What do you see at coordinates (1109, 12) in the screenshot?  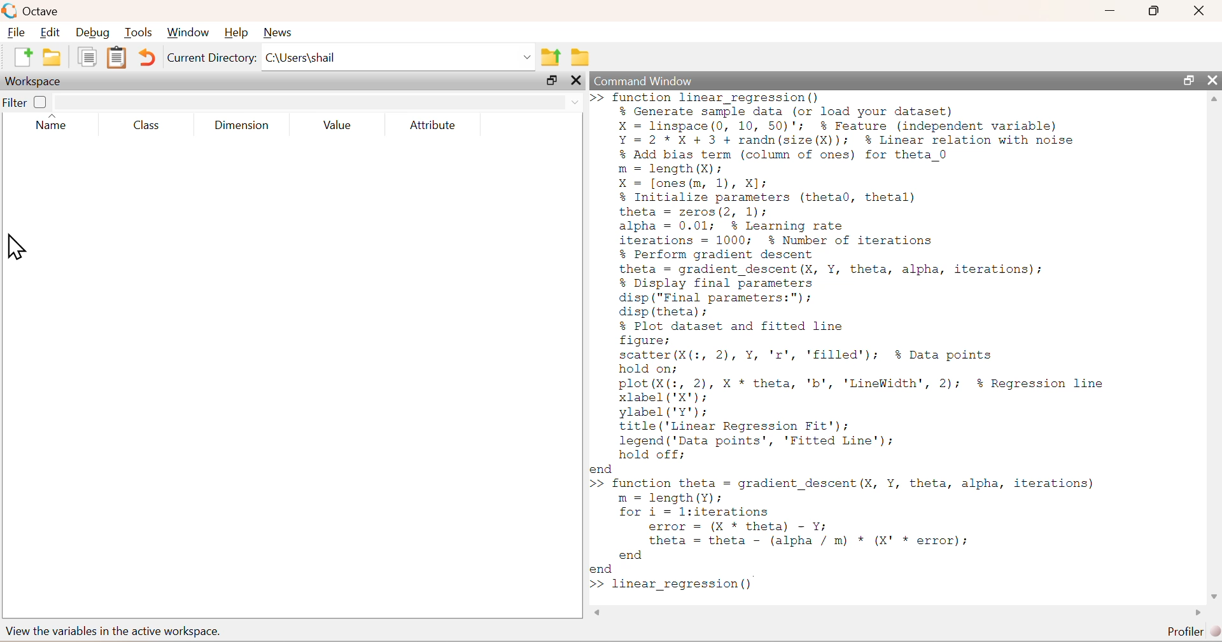 I see `minimize` at bounding box center [1109, 12].